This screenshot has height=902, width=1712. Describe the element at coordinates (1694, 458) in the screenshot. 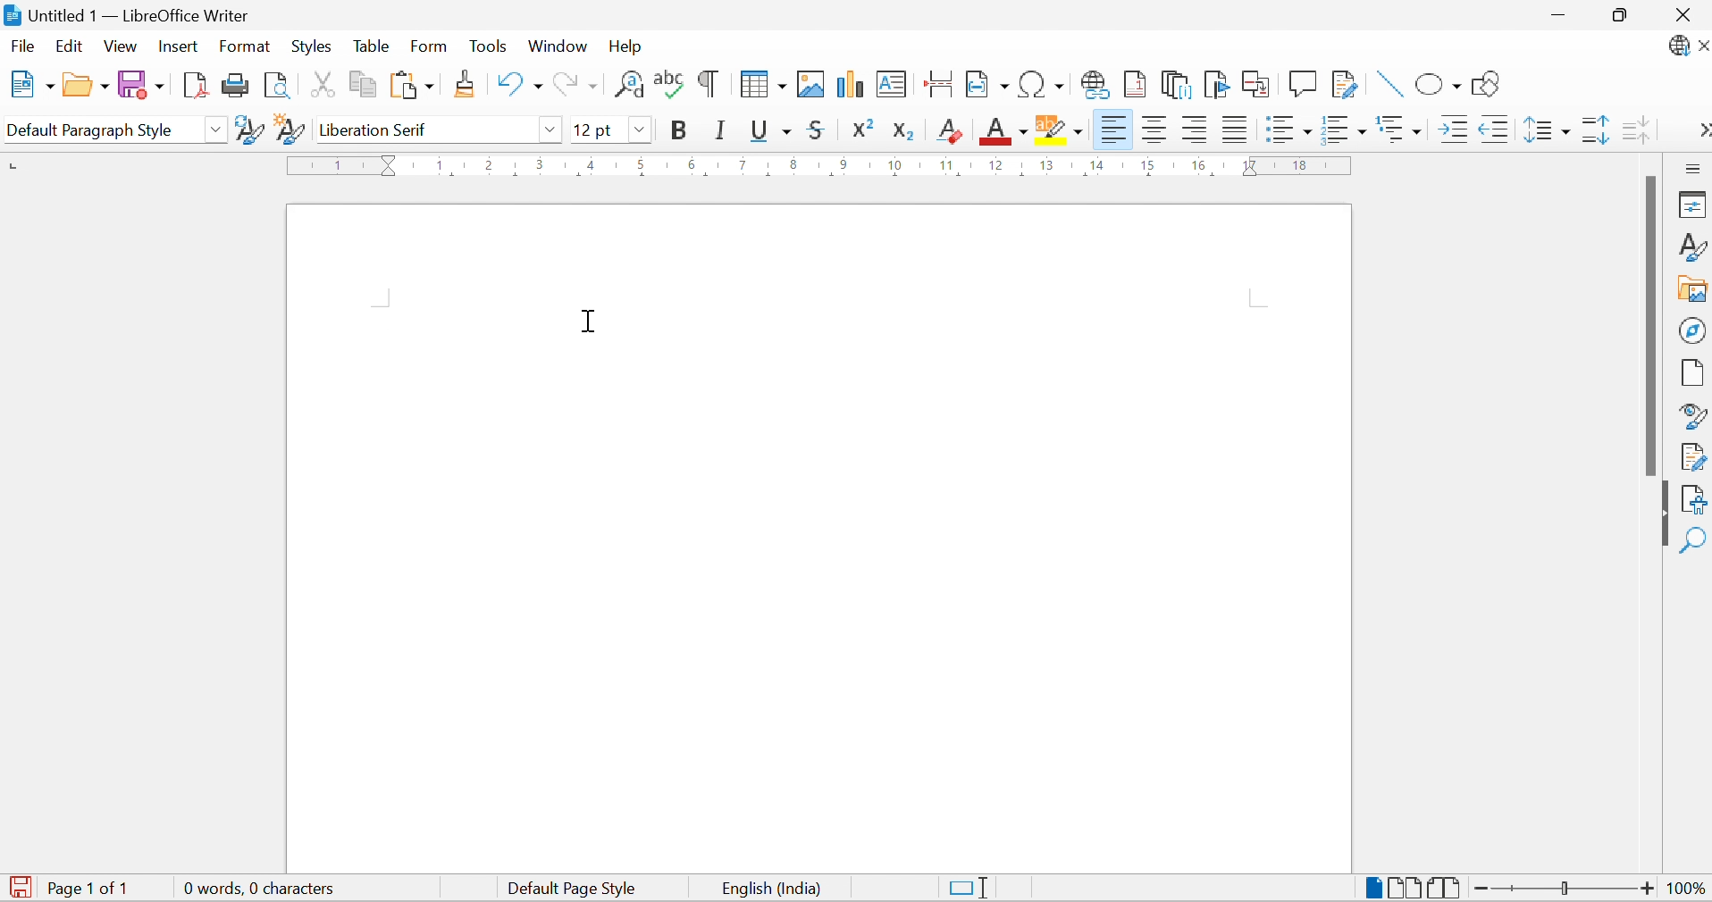

I see `Manage Changes` at that location.